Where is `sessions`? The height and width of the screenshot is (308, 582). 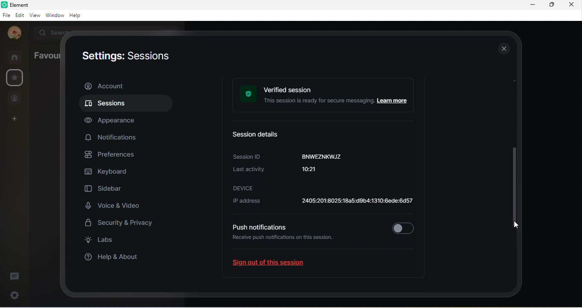 sessions is located at coordinates (124, 105).